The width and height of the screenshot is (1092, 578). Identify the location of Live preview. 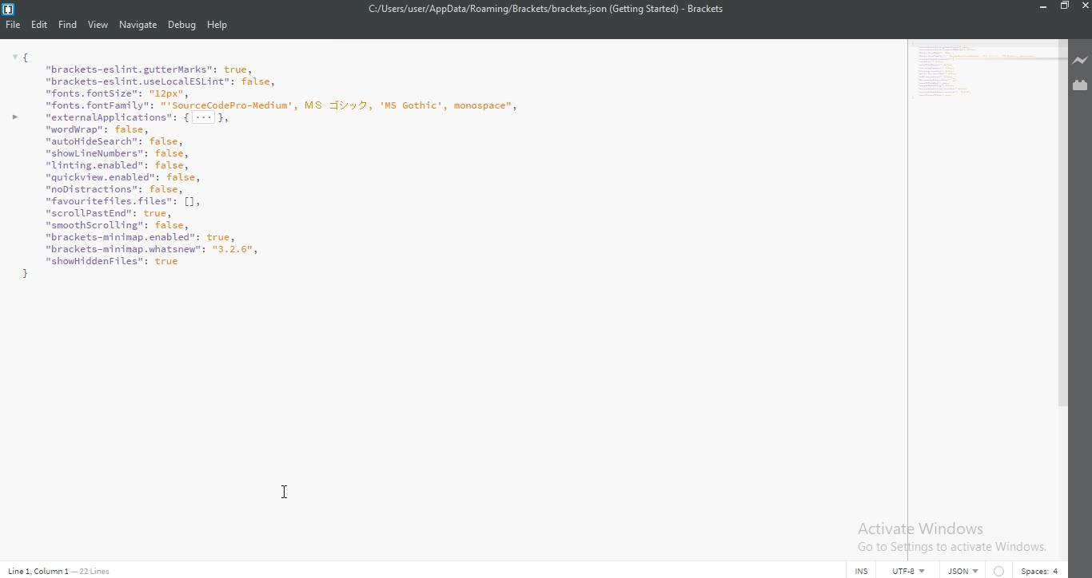
(1082, 59).